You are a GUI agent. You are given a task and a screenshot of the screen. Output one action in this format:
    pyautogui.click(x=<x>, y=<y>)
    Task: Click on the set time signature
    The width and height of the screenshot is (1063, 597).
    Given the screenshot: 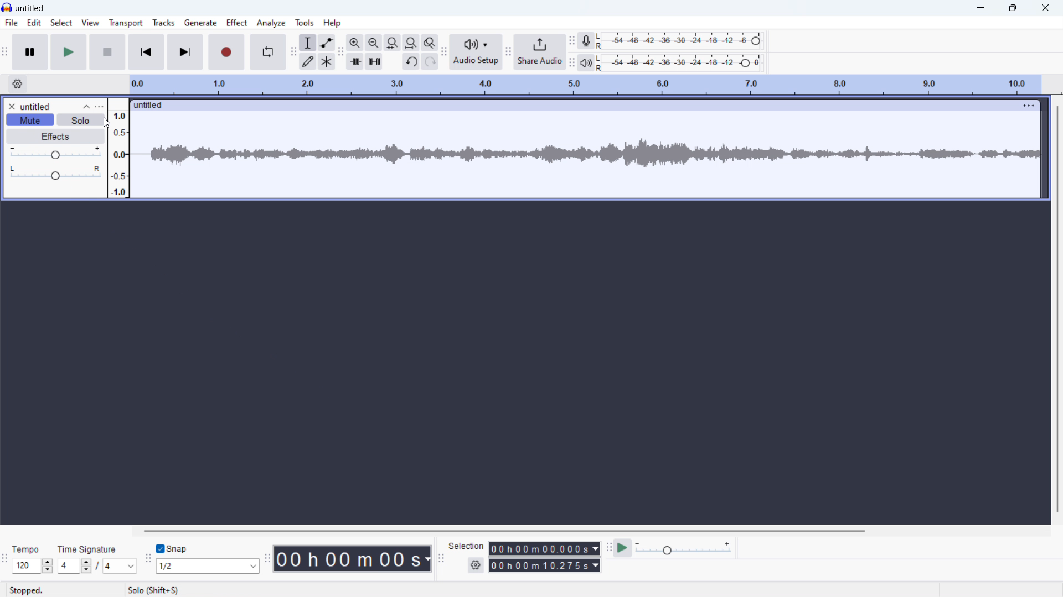 What is the action you would take?
    pyautogui.click(x=96, y=566)
    